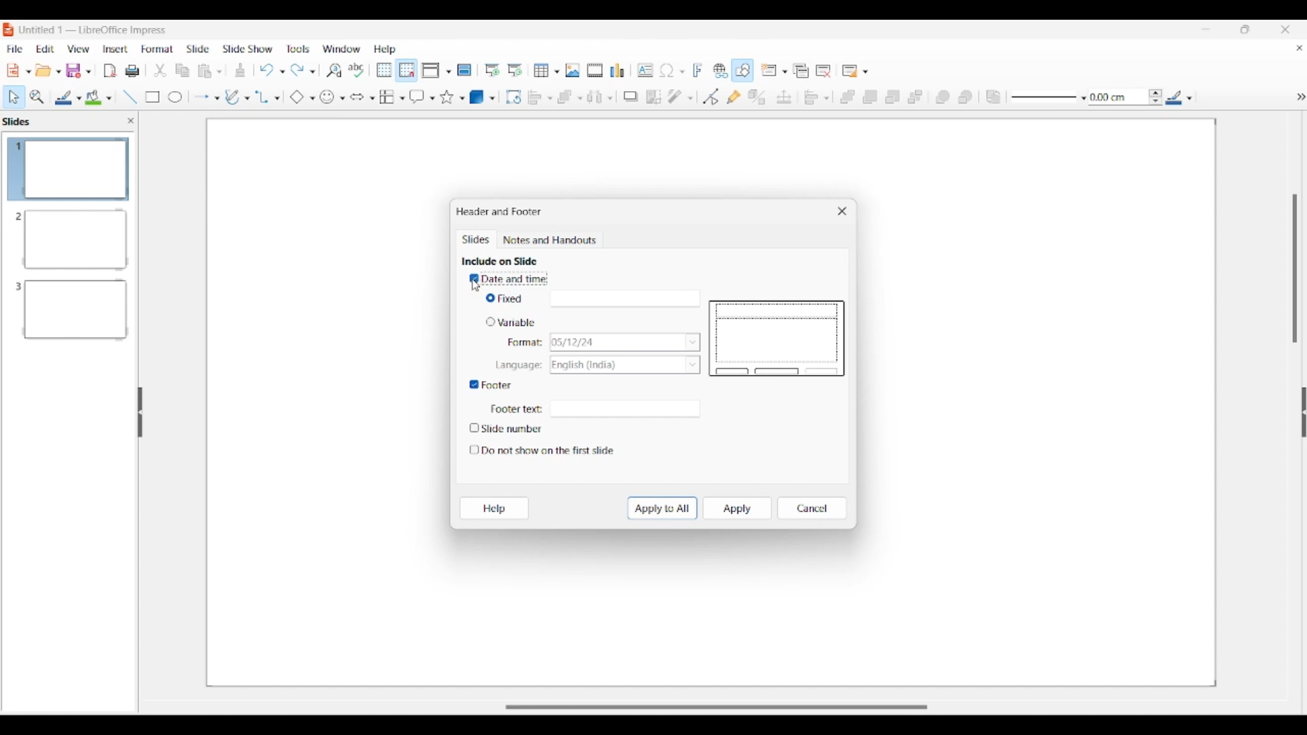 The width and height of the screenshot is (1307, 735). What do you see at coordinates (9, 30) in the screenshot?
I see `Software logo` at bounding box center [9, 30].